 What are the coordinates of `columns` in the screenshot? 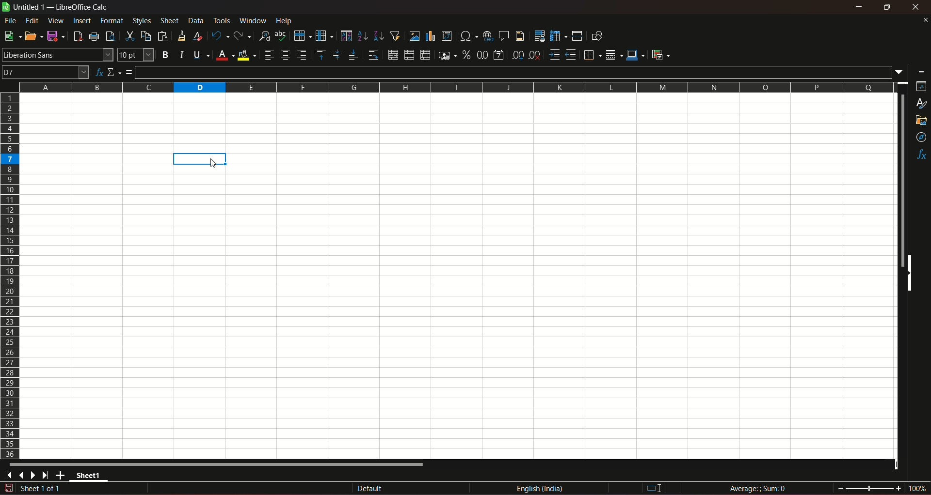 It's located at (454, 86).